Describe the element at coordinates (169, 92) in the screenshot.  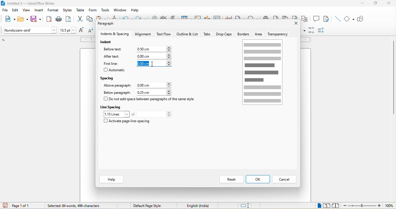
I see `increase or decrease` at that location.